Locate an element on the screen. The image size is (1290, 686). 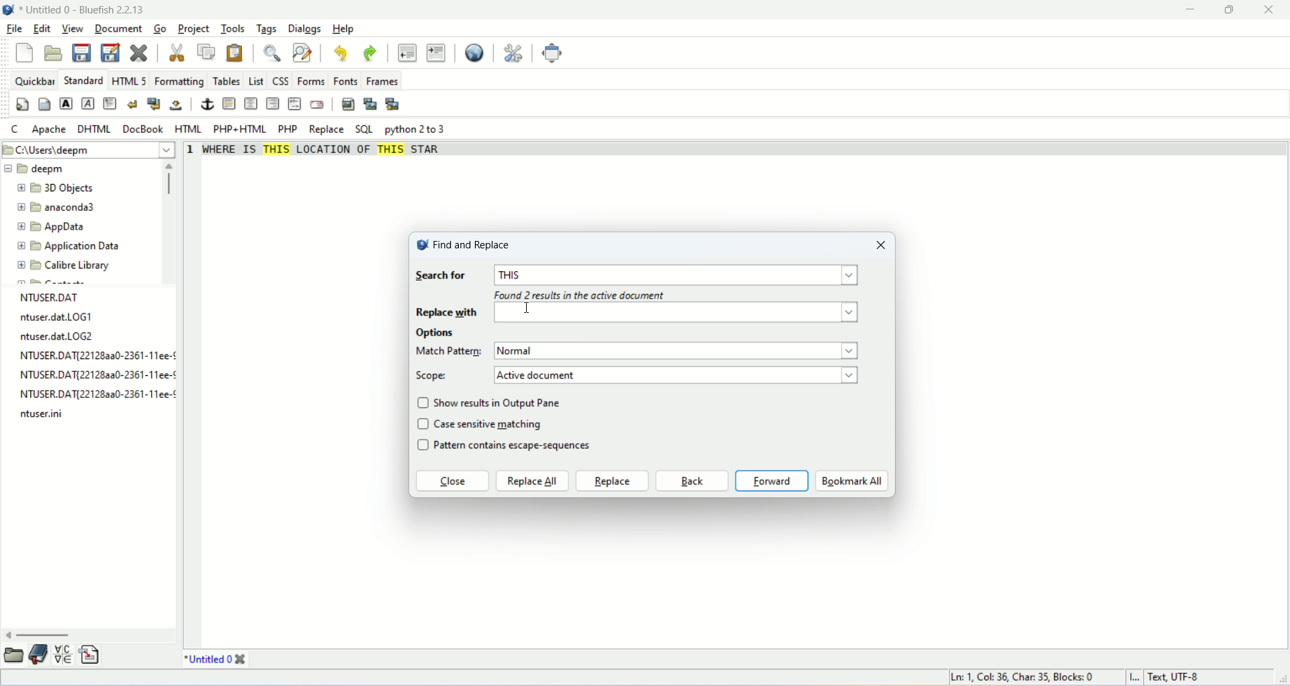
logo is located at coordinates (421, 247).